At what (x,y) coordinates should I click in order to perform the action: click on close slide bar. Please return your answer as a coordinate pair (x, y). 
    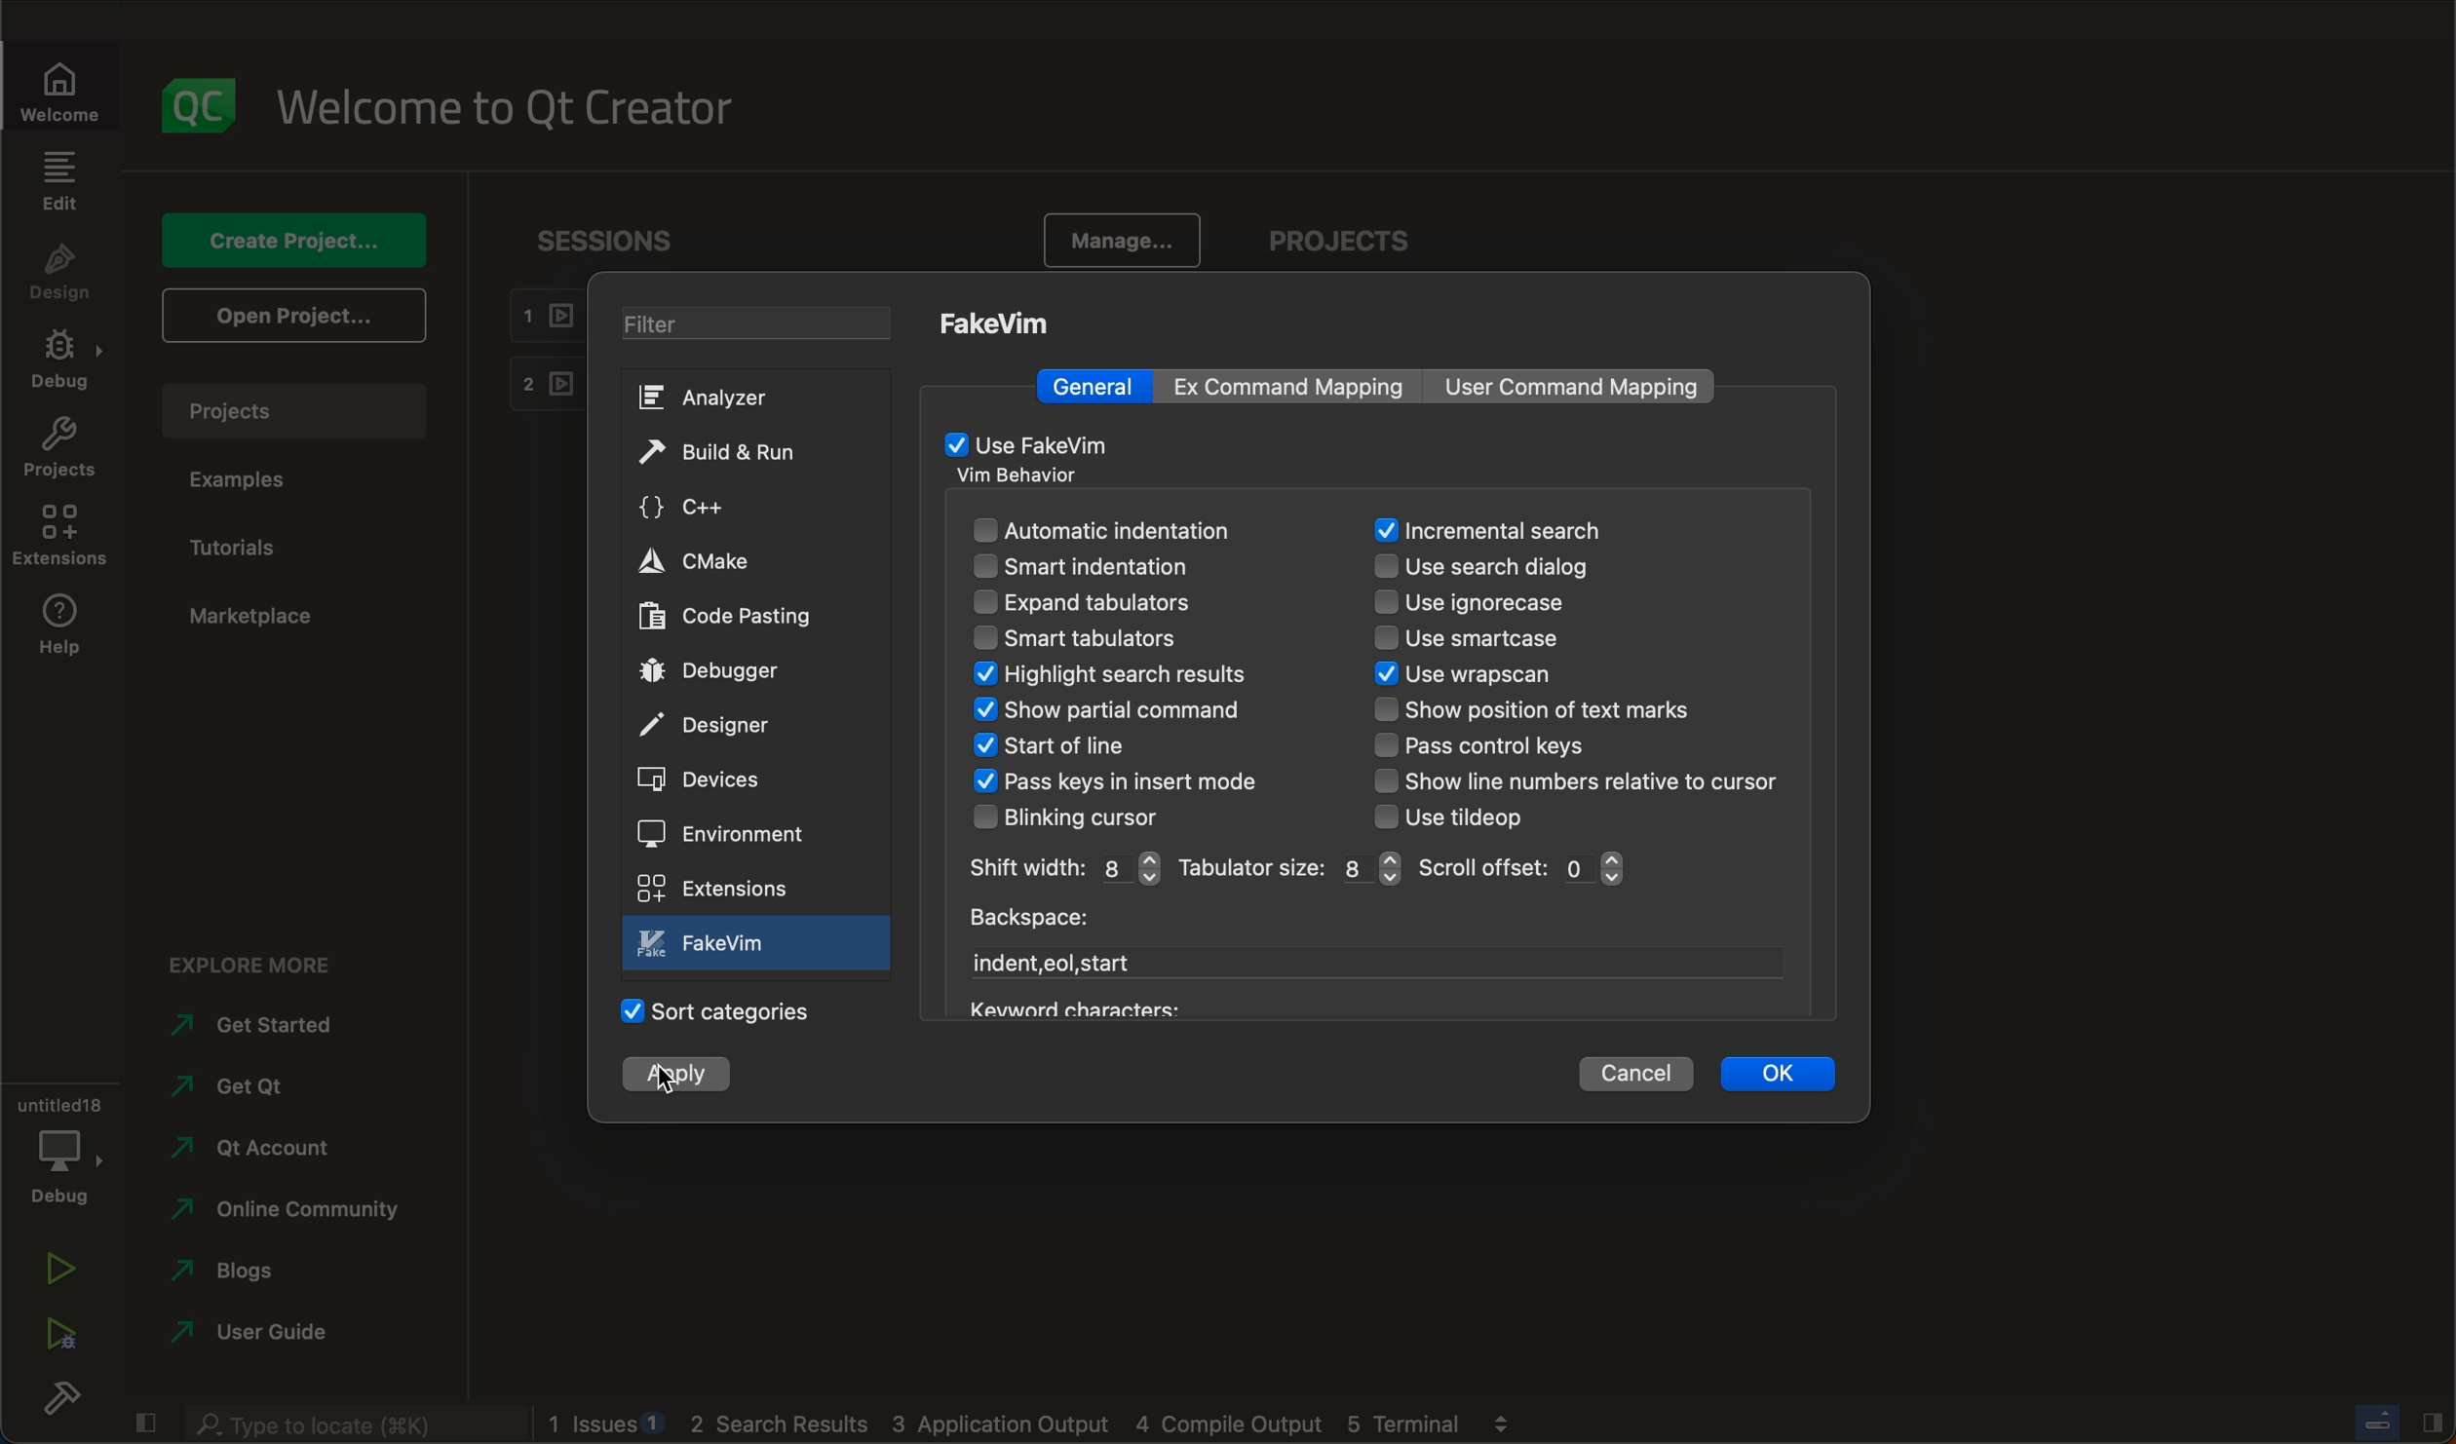
    Looking at the image, I should click on (2402, 1425).